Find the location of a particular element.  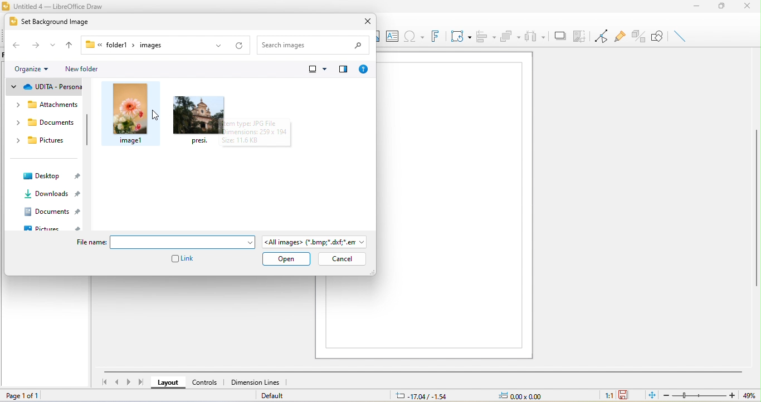

layout is located at coordinates (168, 383).